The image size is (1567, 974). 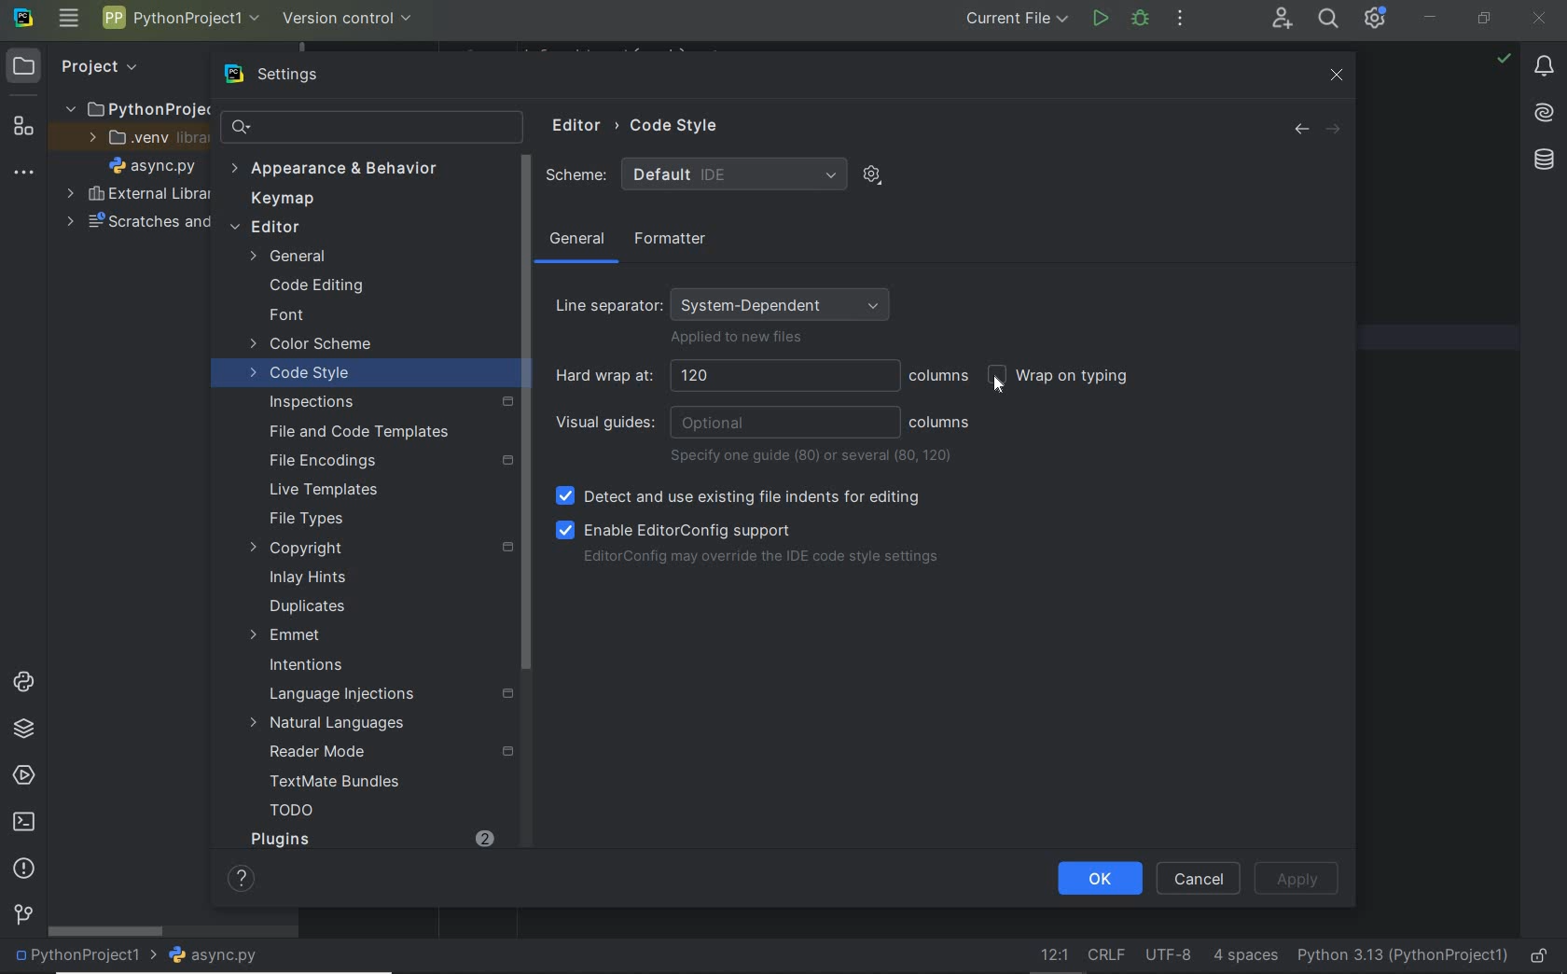 What do you see at coordinates (1338, 130) in the screenshot?
I see `forward` at bounding box center [1338, 130].